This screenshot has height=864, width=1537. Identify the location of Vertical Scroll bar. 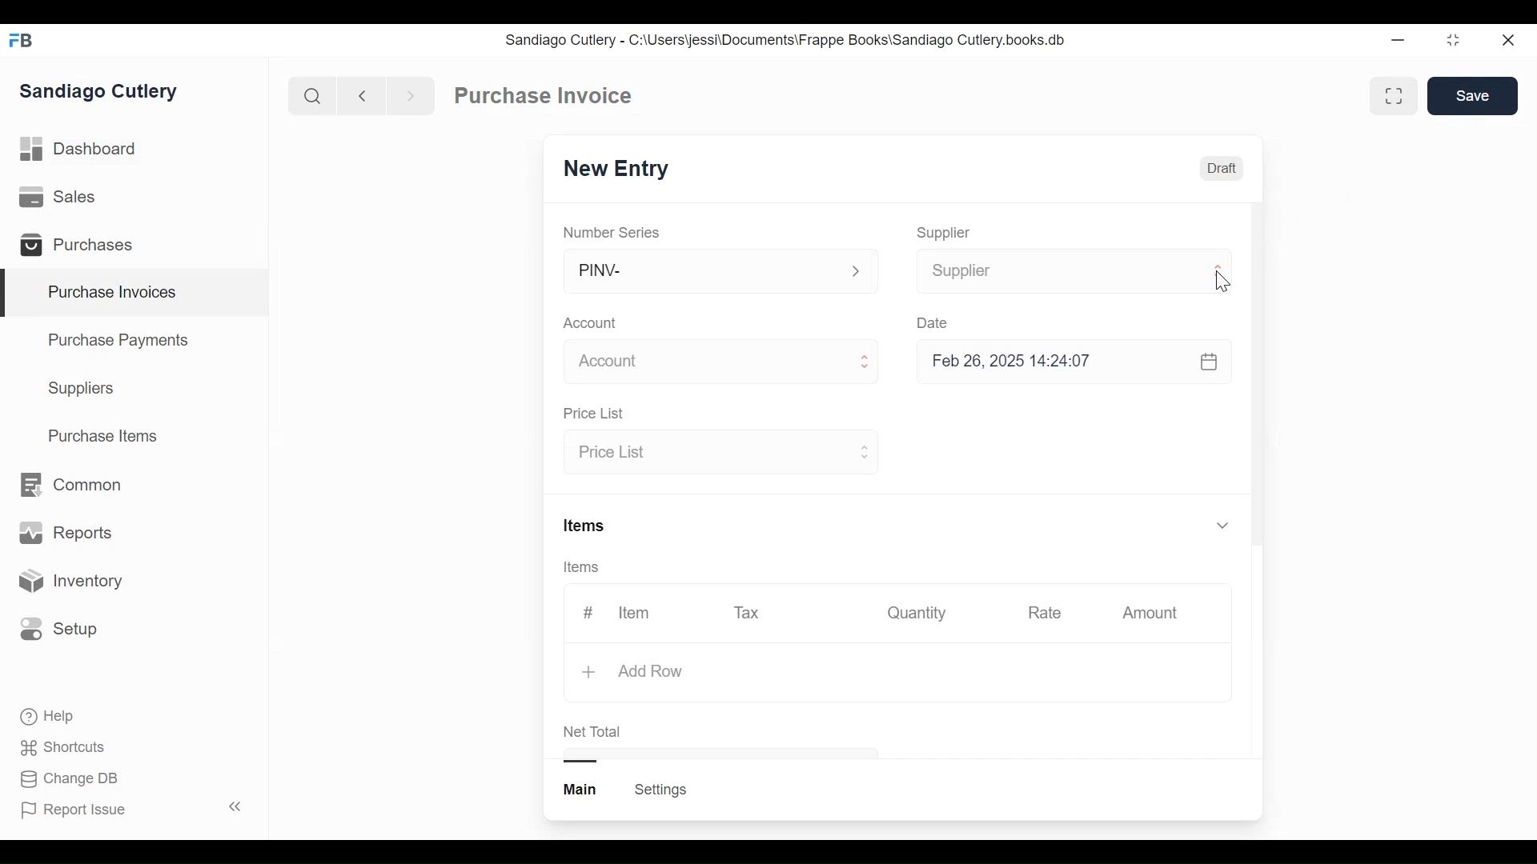
(1257, 378).